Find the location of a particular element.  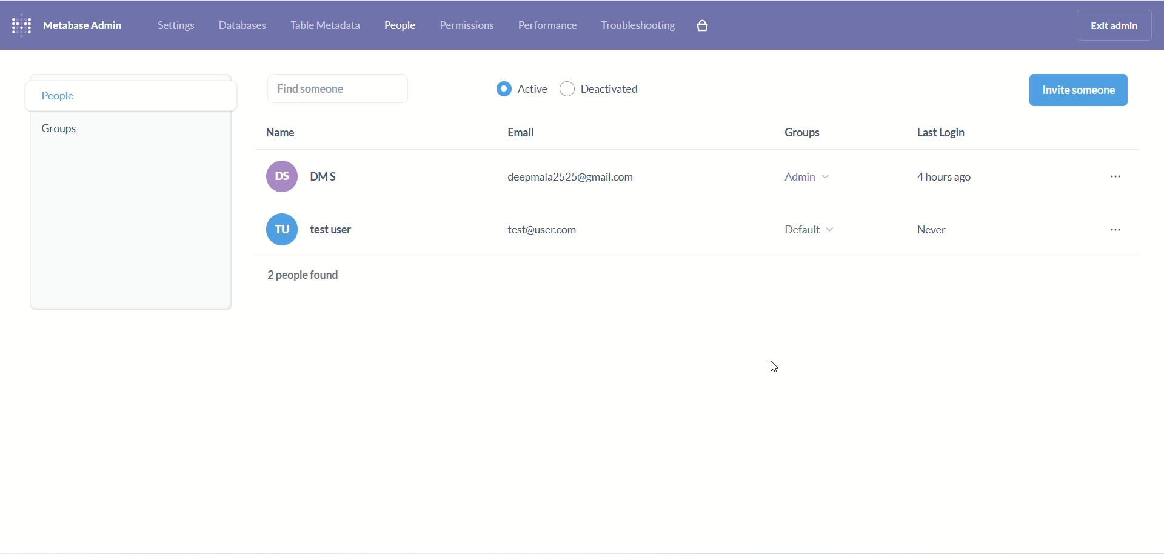

cursor is located at coordinates (770, 368).